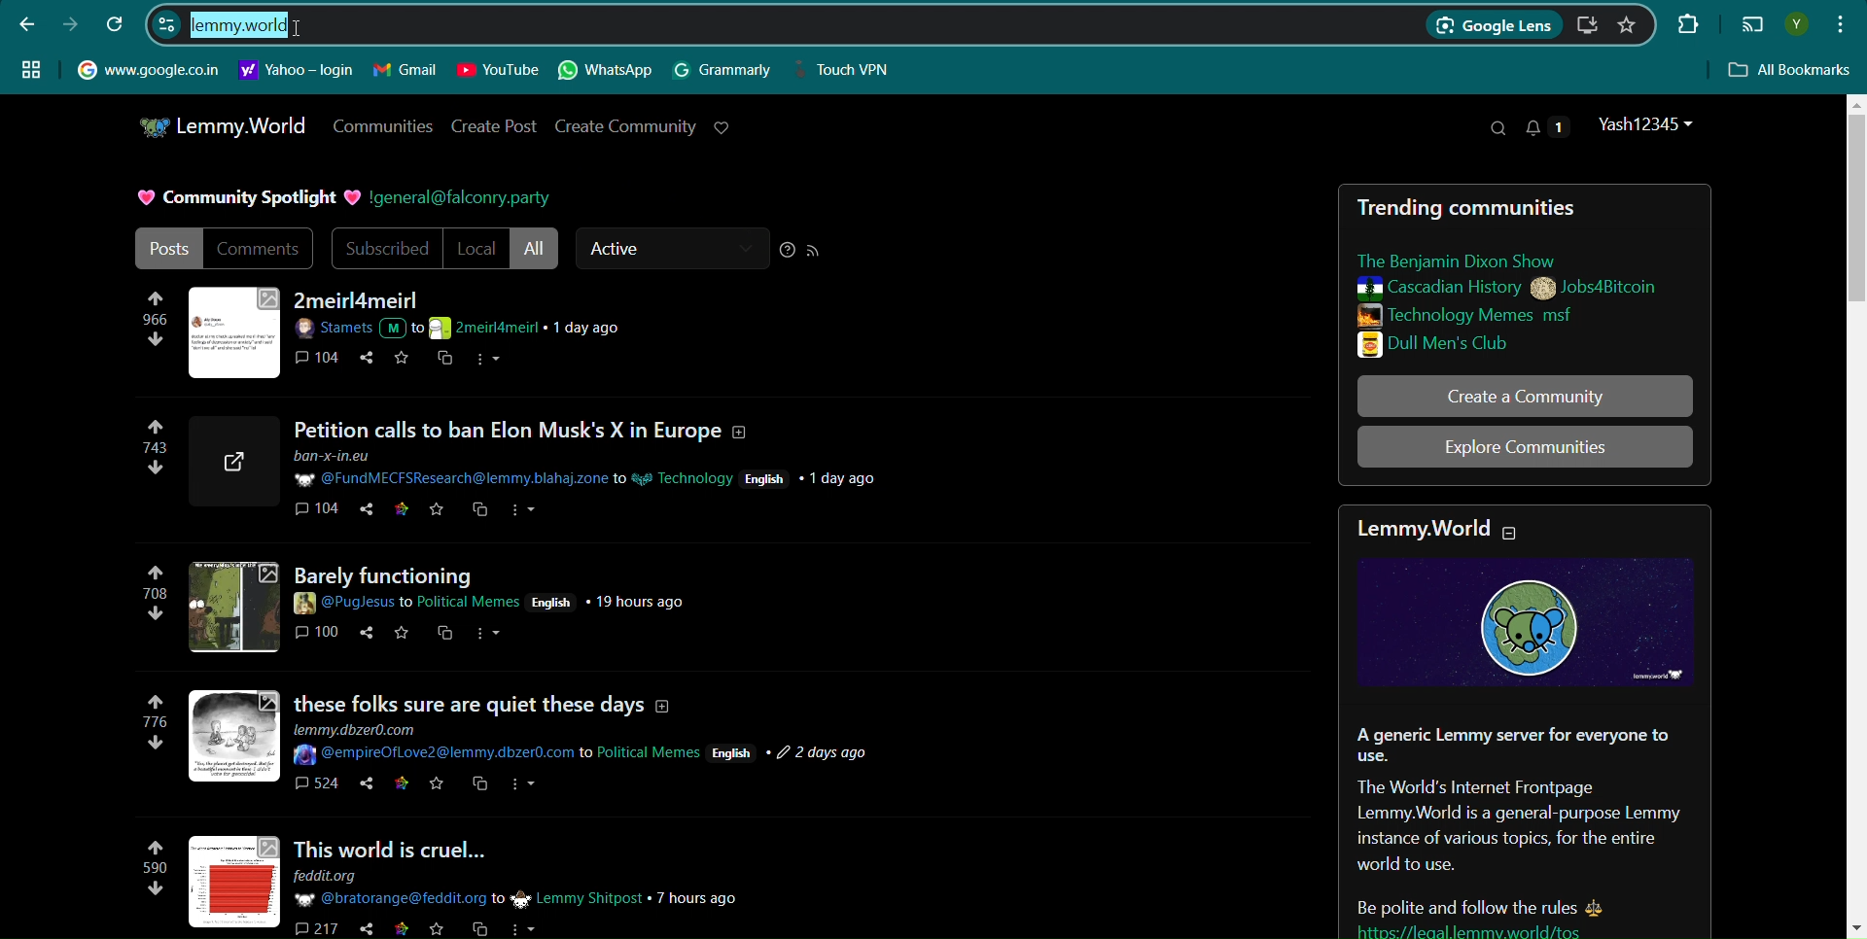 The height and width of the screenshot is (939, 1867). I want to click on 776, so click(158, 731).